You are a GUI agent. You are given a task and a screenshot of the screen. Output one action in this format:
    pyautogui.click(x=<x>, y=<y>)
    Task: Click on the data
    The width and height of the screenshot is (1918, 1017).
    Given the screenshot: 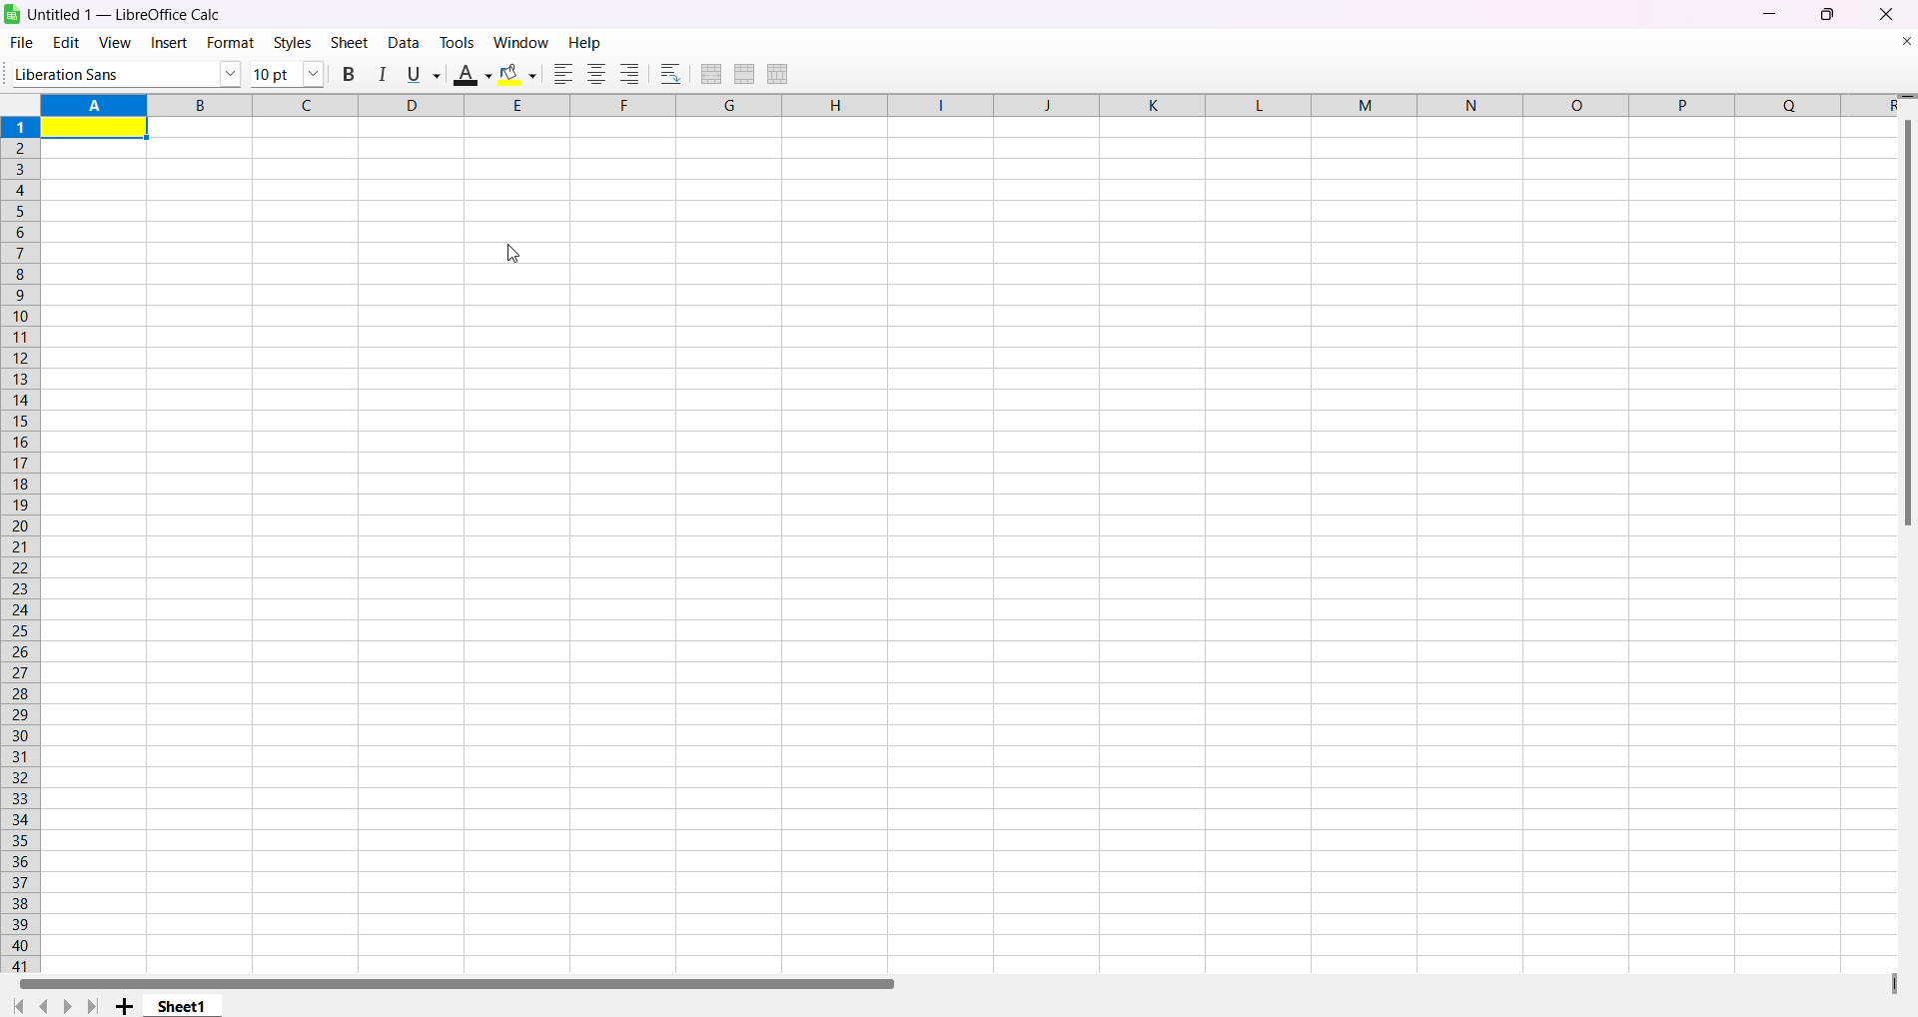 What is the action you would take?
    pyautogui.click(x=405, y=44)
    